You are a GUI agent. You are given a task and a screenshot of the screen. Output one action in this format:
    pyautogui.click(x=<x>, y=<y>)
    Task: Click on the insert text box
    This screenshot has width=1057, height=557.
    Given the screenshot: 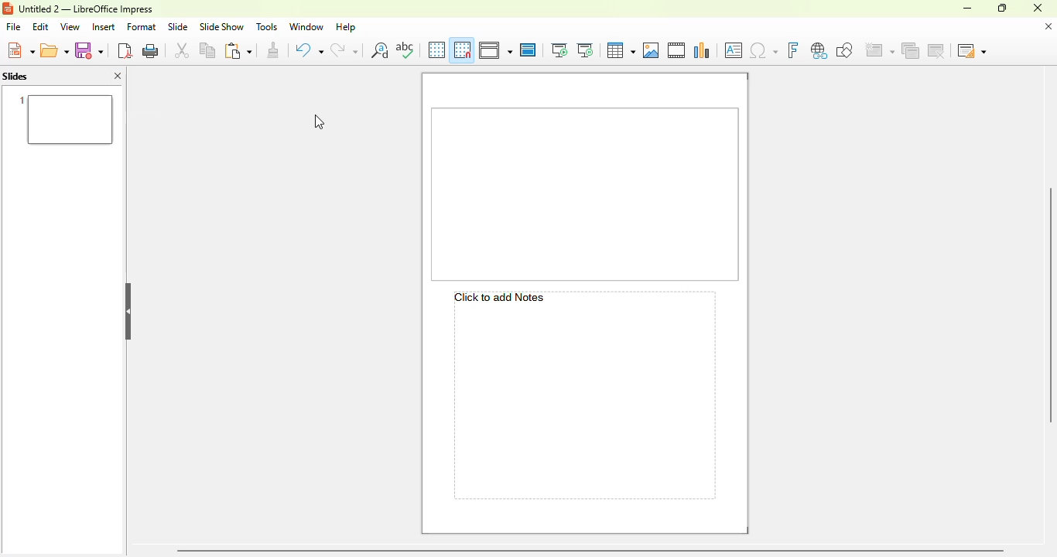 What is the action you would take?
    pyautogui.click(x=734, y=50)
    